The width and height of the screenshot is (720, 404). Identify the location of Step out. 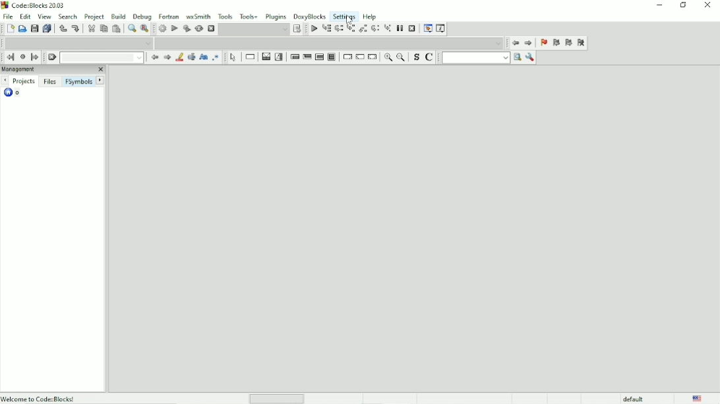
(363, 28).